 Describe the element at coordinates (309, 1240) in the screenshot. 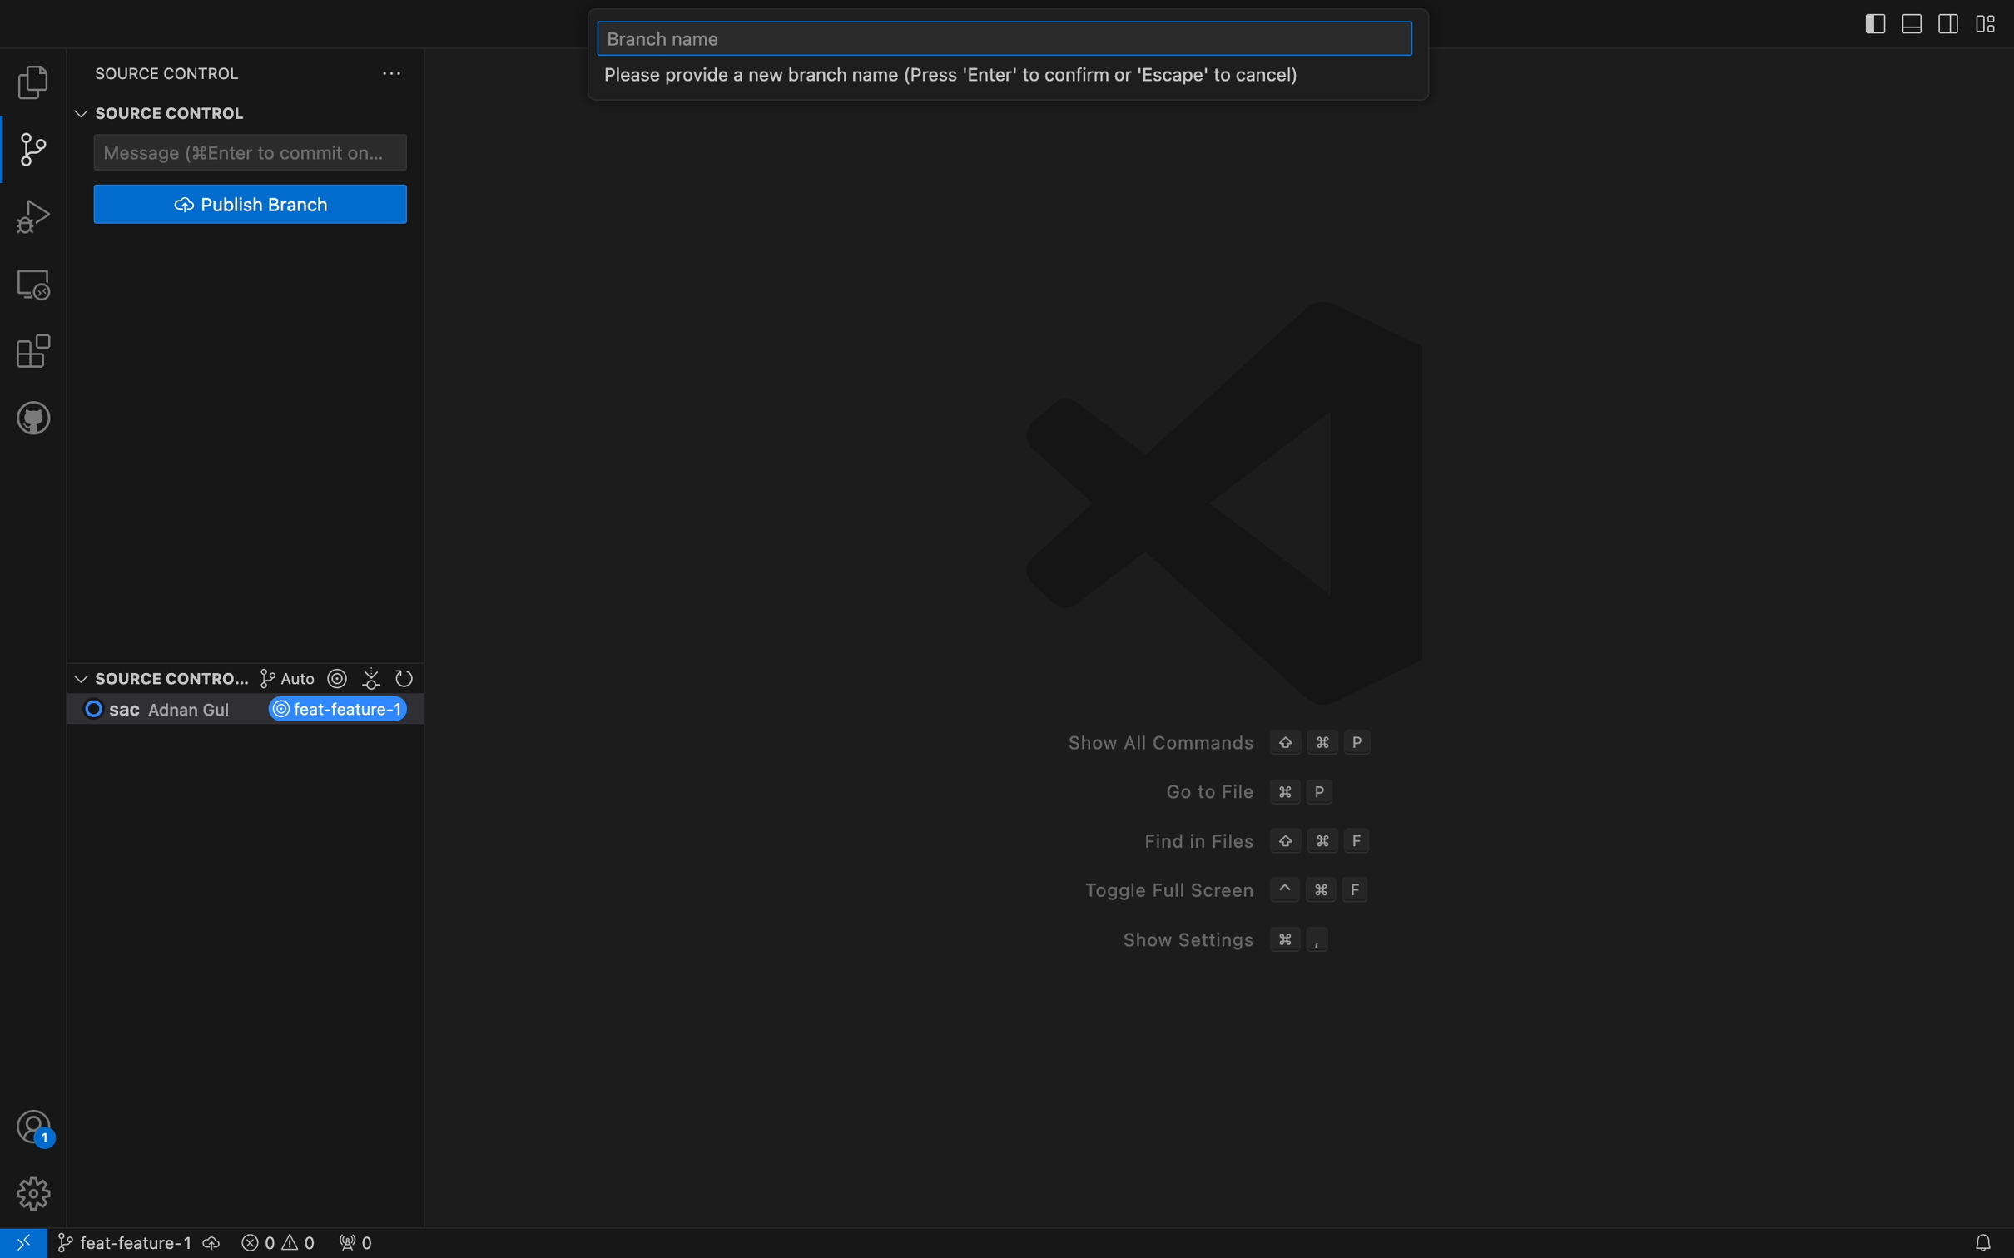

I see `error logs` at that location.